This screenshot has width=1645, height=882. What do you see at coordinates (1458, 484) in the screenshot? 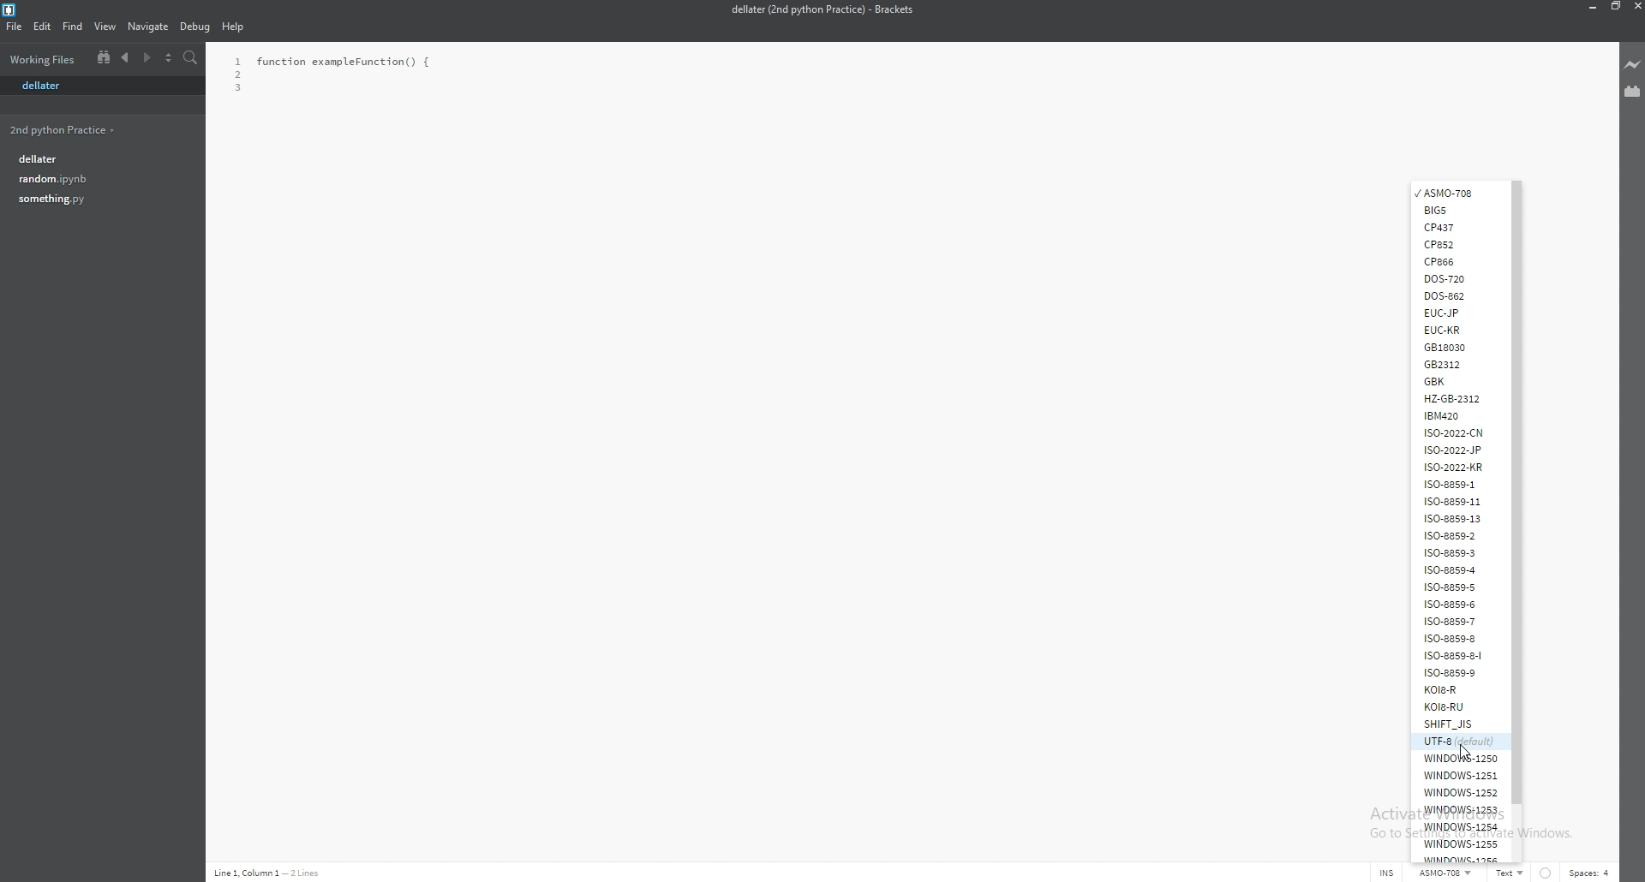
I see `iso-8859-1` at bounding box center [1458, 484].